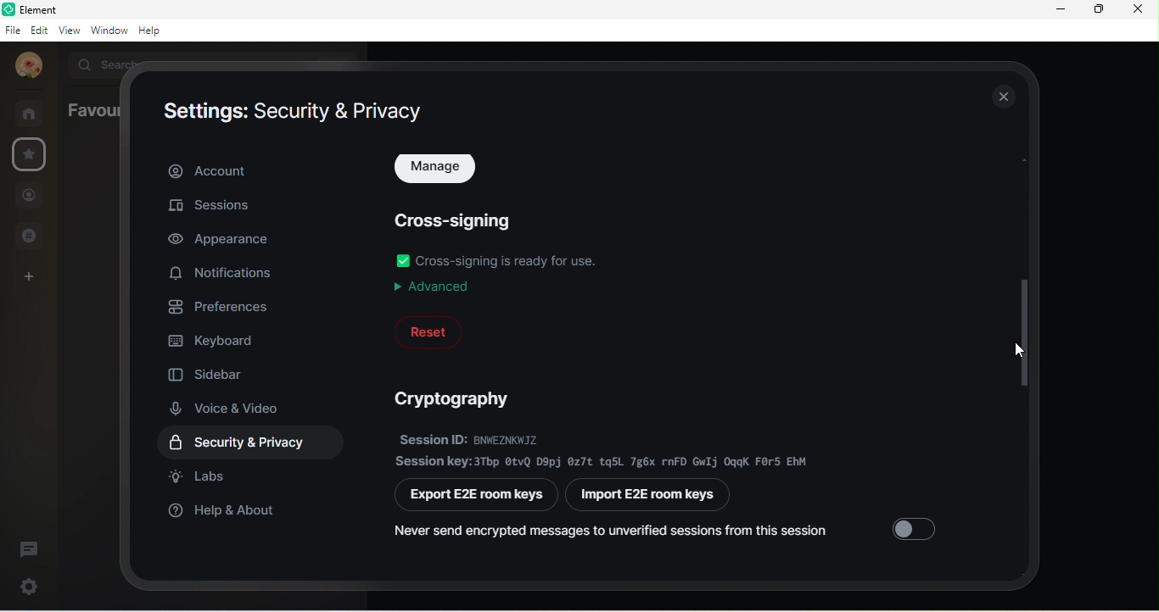 This screenshot has width=1159, height=612. What do you see at coordinates (8, 8) in the screenshot?
I see `element logo` at bounding box center [8, 8].